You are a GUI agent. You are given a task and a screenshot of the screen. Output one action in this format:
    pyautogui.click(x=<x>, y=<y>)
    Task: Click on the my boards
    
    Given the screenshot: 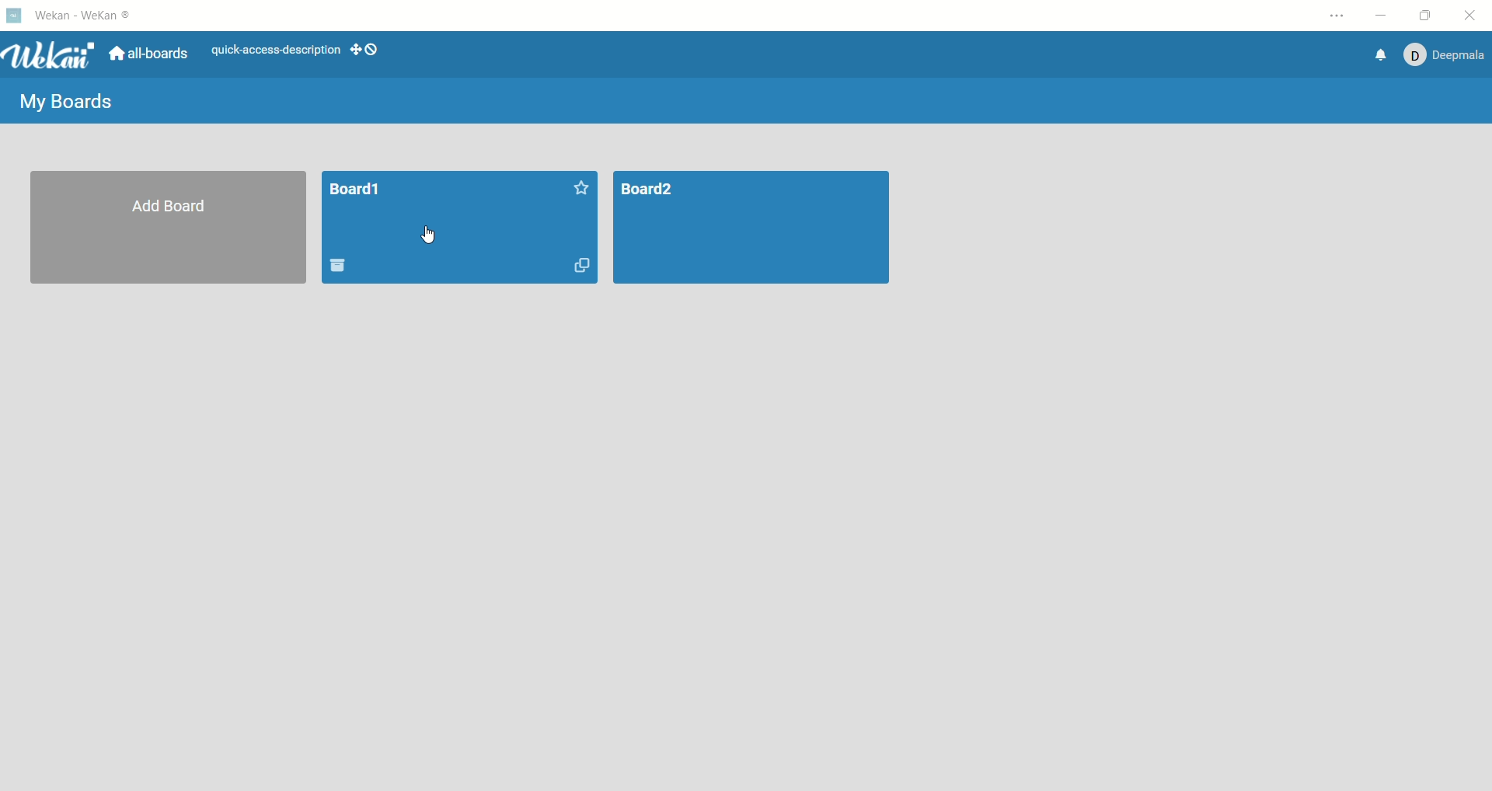 What is the action you would take?
    pyautogui.click(x=67, y=102)
    